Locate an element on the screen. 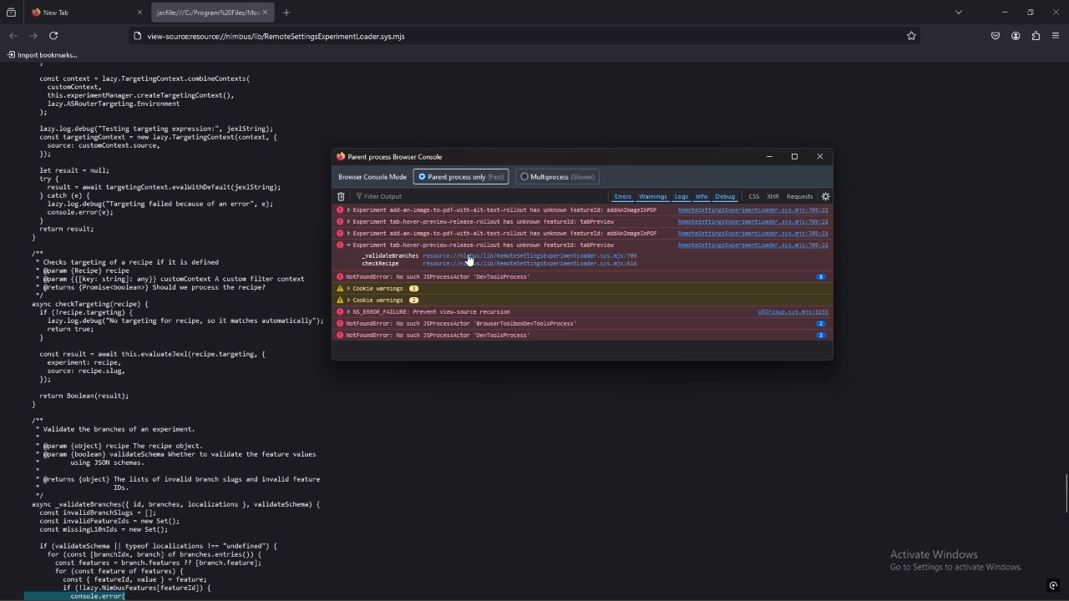  source is located at coordinates (793, 312).